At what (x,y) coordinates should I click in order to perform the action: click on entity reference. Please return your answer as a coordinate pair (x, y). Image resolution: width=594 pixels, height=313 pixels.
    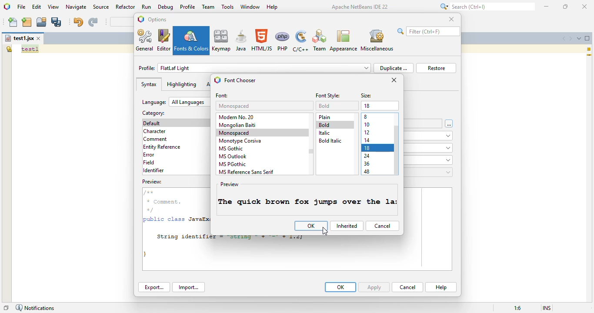
    Looking at the image, I should click on (164, 147).